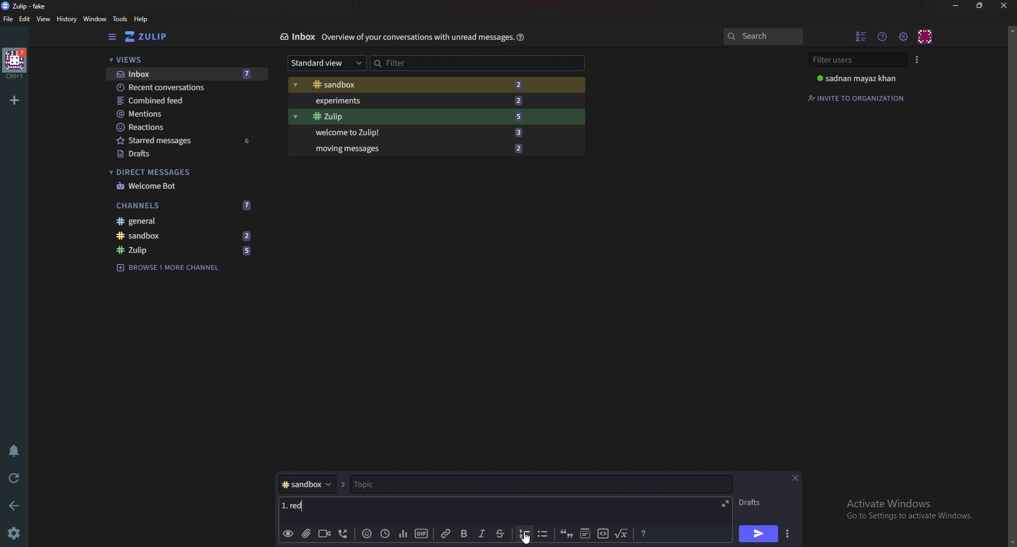 Image resolution: width=1017 pixels, height=547 pixels. What do you see at coordinates (528, 538) in the screenshot?
I see `Cursor` at bounding box center [528, 538].